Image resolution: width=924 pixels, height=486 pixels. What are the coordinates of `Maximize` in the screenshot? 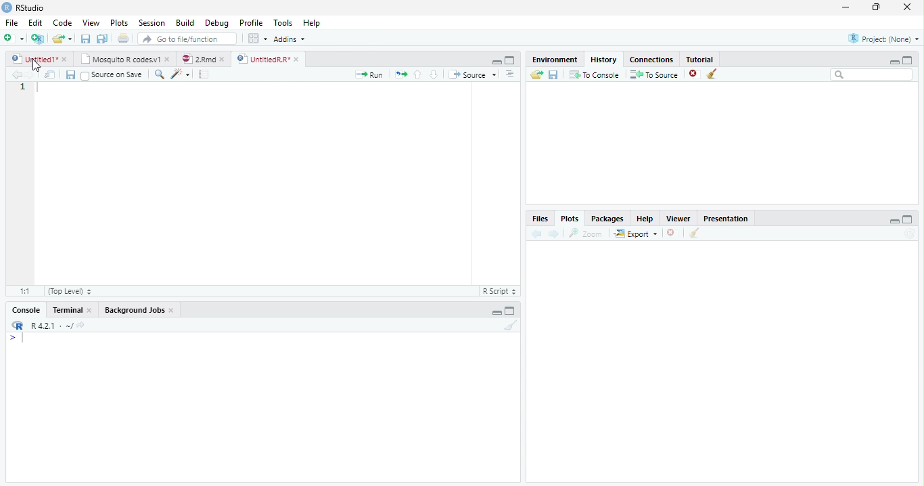 It's located at (908, 220).